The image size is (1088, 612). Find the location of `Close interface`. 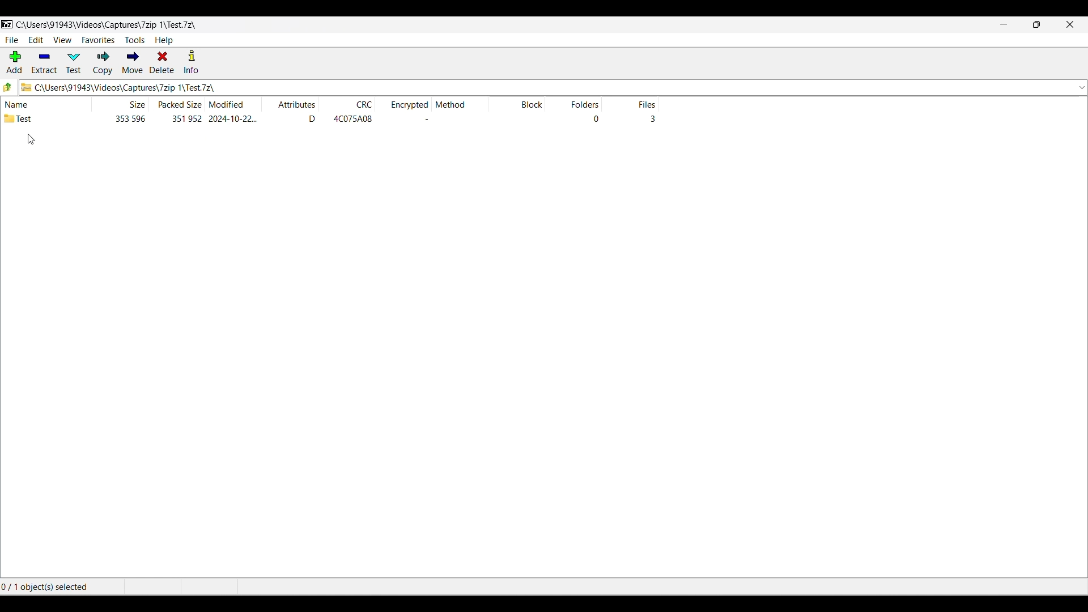

Close interface is located at coordinates (1070, 24).